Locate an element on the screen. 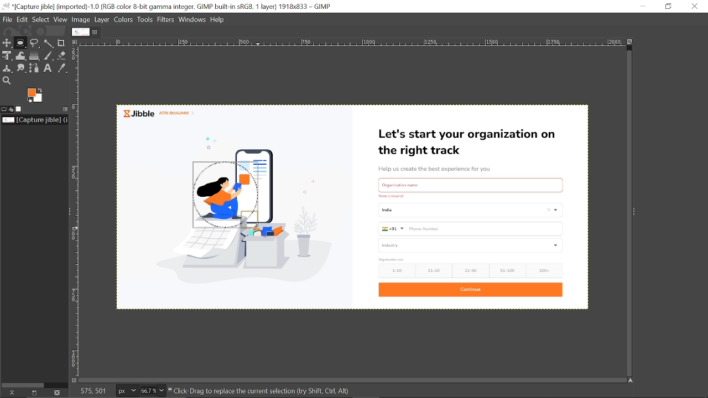 This screenshot has height=398, width=708. Zoom image when window size change is located at coordinates (628, 42).